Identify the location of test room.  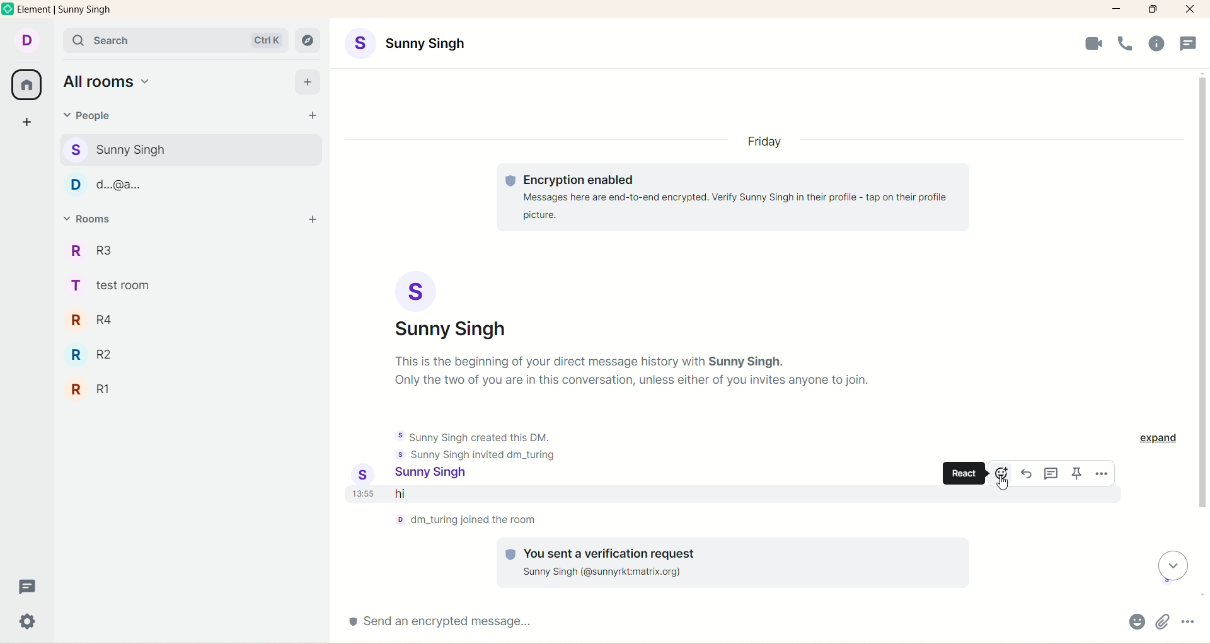
(116, 285).